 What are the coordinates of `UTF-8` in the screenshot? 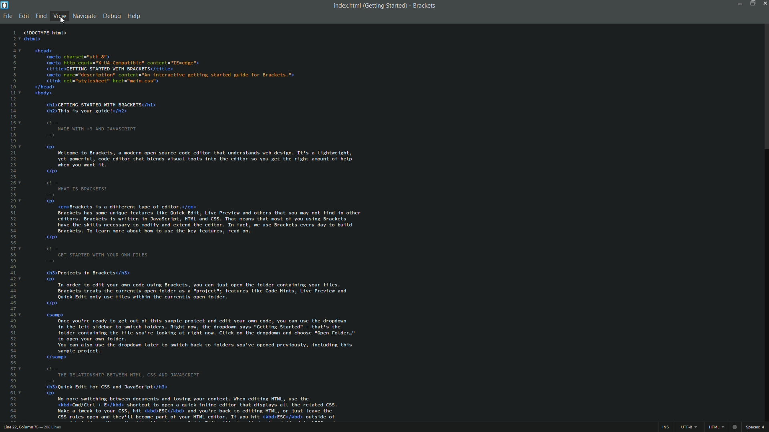 It's located at (688, 427).